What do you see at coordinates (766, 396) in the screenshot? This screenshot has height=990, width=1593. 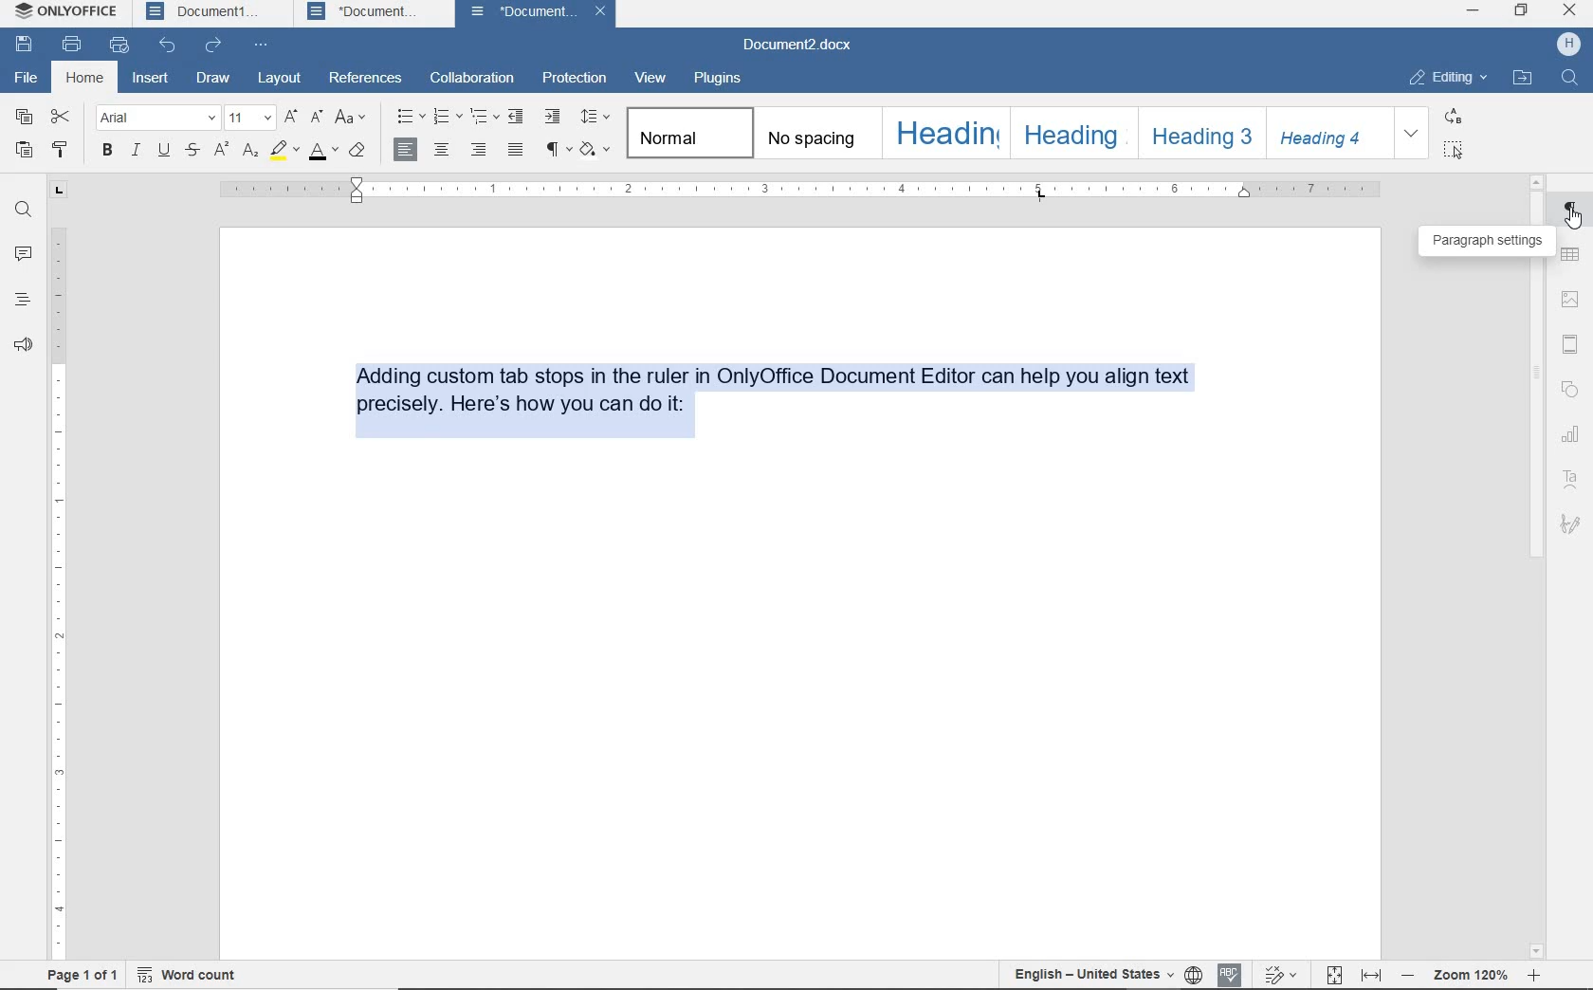 I see `Adding custom tab stops in the ruler in OnlyOffice Document Editor can help you align text
precisely. Here's how you can do it:` at bounding box center [766, 396].